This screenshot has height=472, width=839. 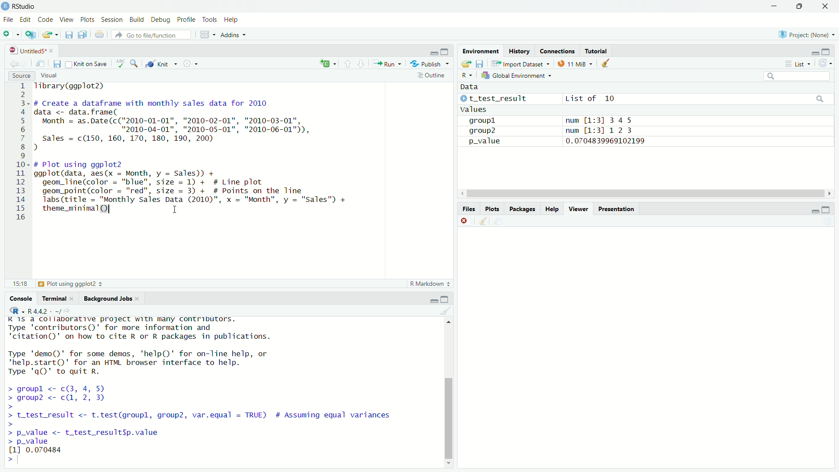 I want to click on Tutorial, so click(x=596, y=49).